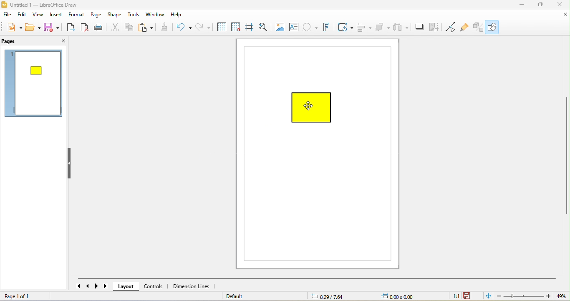 Image resolution: width=570 pixels, height=301 pixels. Describe the element at coordinates (321, 278) in the screenshot. I see `horizontal scroll bar` at that location.